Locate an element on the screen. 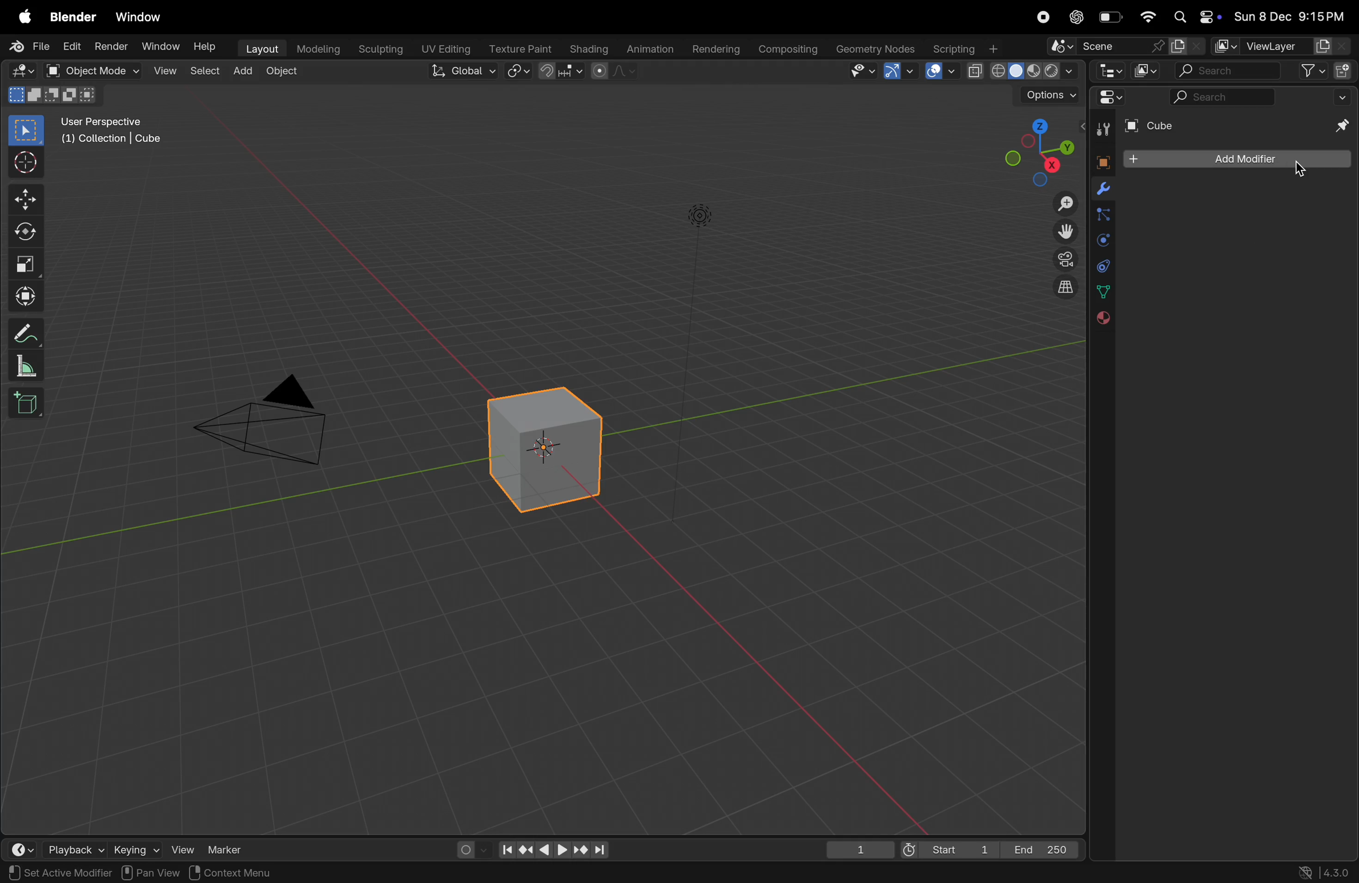 This screenshot has width=1359, height=883. end 250 is located at coordinates (1043, 848).